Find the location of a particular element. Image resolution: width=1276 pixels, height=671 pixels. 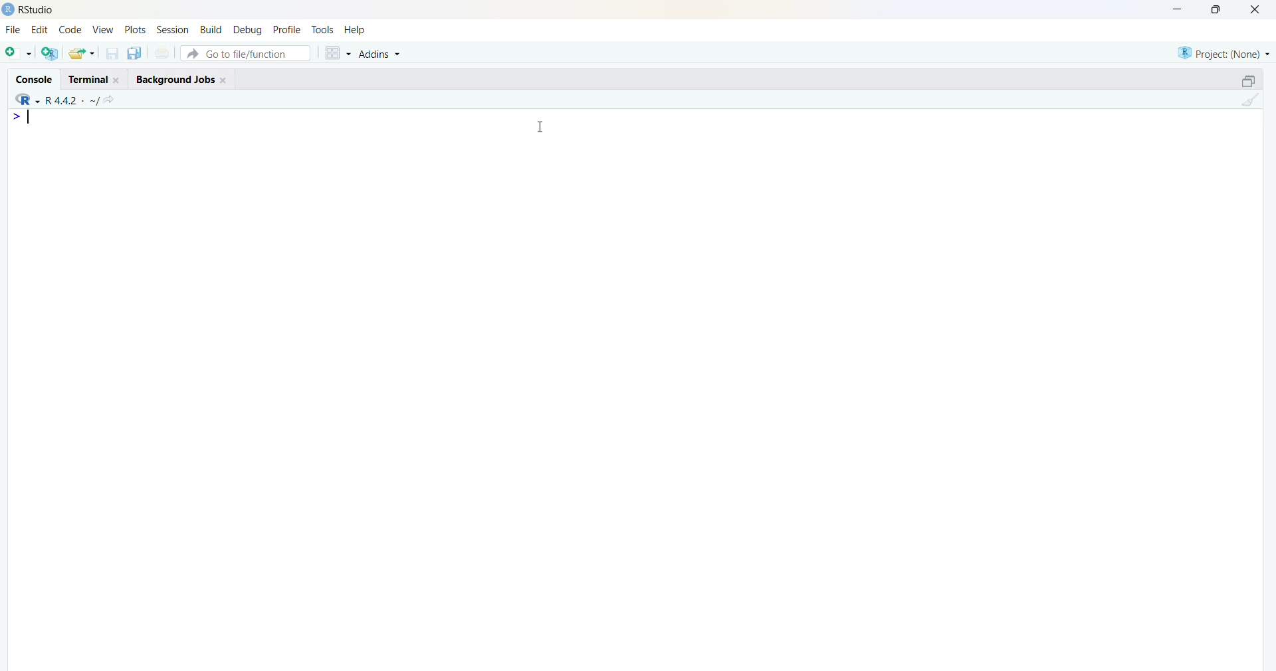

Session is located at coordinates (173, 30).